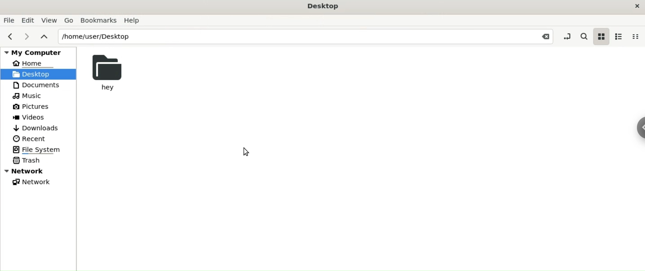 This screenshot has width=645, height=271. What do you see at coordinates (26, 37) in the screenshot?
I see `next` at bounding box center [26, 37].